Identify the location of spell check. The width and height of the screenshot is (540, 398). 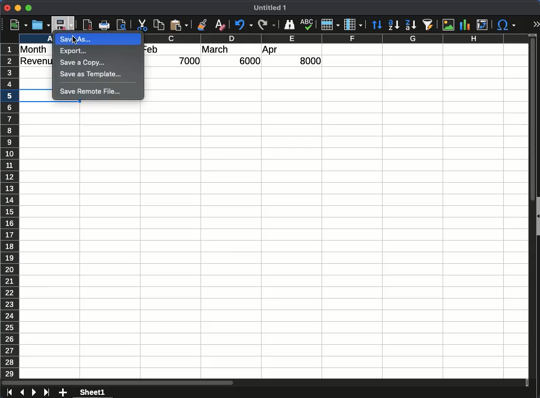
(307, 25).